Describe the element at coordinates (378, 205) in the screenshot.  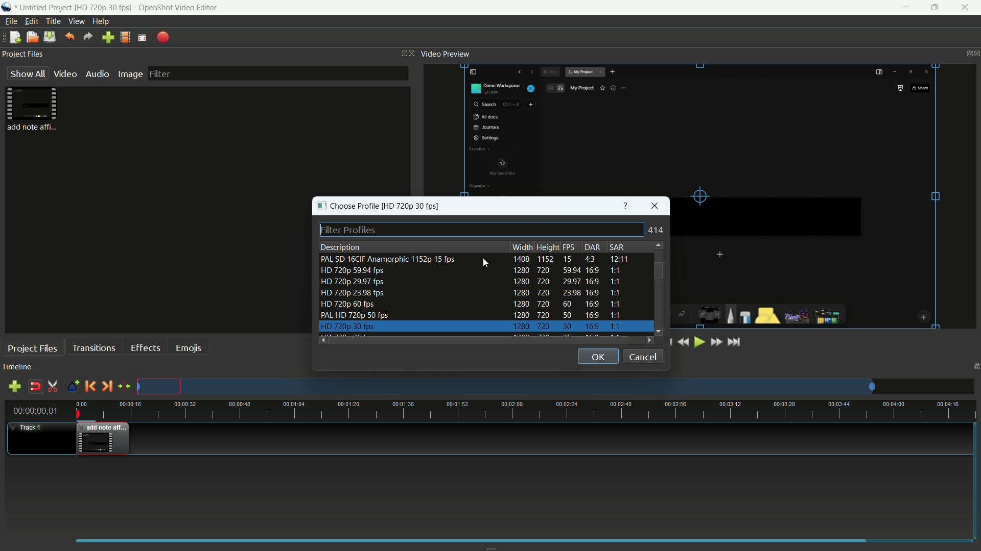
I see `choose profile` at that location.